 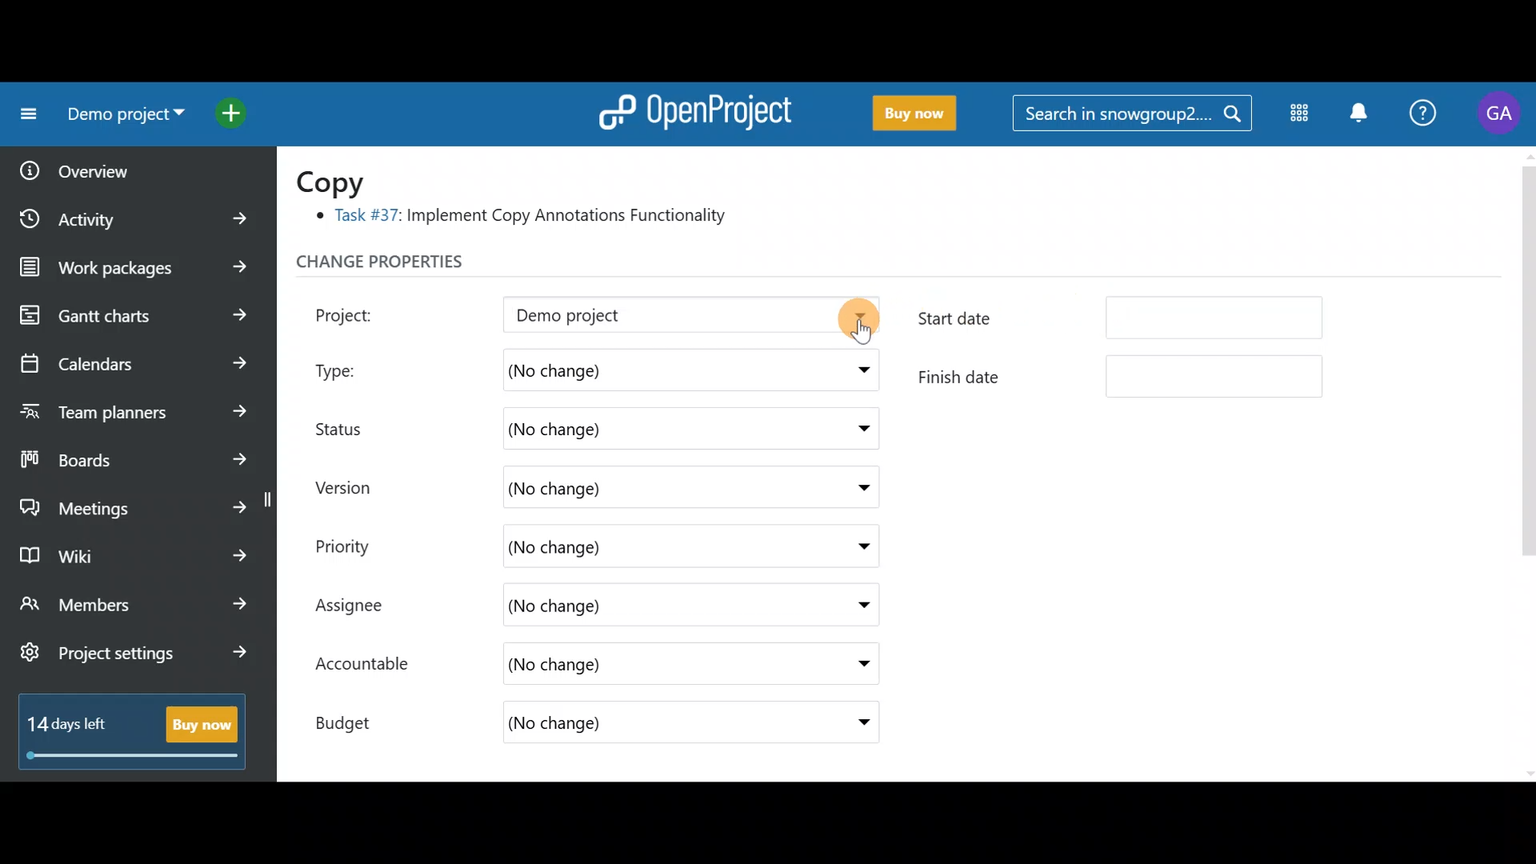 What do you see at coordinates (907, 114) in the screenshot?
I see `Buy now` at bounding box center [907, 114].